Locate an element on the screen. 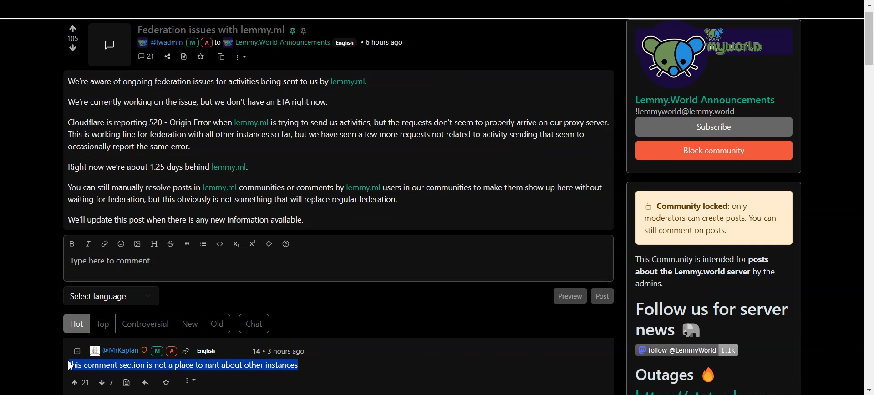  Follow us for server
news #8 is located at coordinates (709, 321).